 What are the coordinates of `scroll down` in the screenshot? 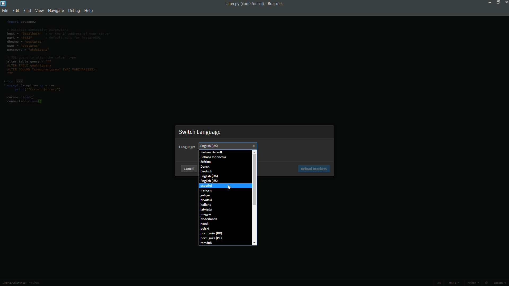 It's located at (254, 243).